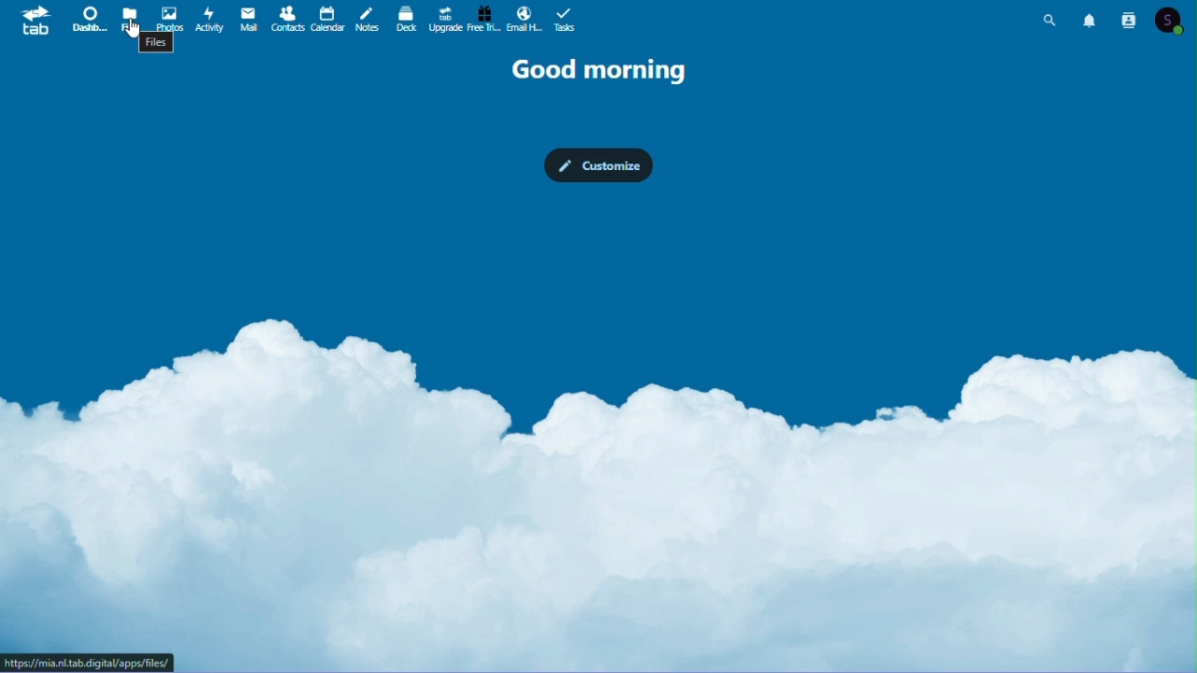 Image resolution: width=1197 pixels, height=673 pixels. I want to click on tasks, so click(566, 20).